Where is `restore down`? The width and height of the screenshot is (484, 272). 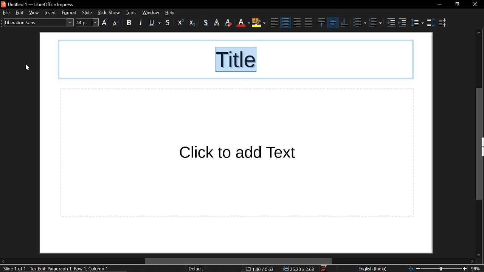 restore down is located at coordinates (457, 5).